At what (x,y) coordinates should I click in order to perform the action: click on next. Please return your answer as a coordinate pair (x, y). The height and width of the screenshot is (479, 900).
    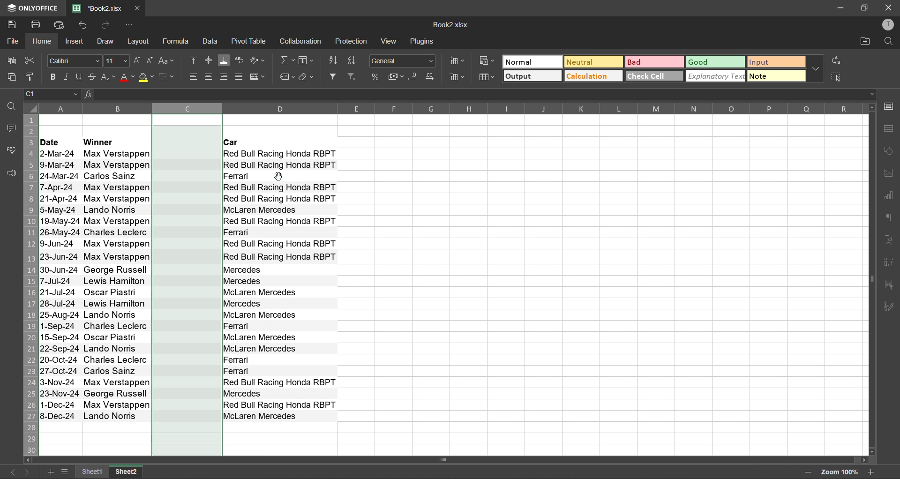
    Looking at the image, I should click on (30, 472).